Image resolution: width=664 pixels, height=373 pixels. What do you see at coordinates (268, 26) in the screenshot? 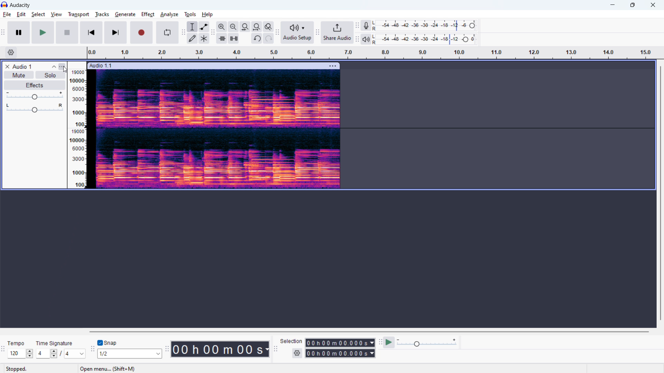
I see `toggle zoom` at bounding box center [268, 26].